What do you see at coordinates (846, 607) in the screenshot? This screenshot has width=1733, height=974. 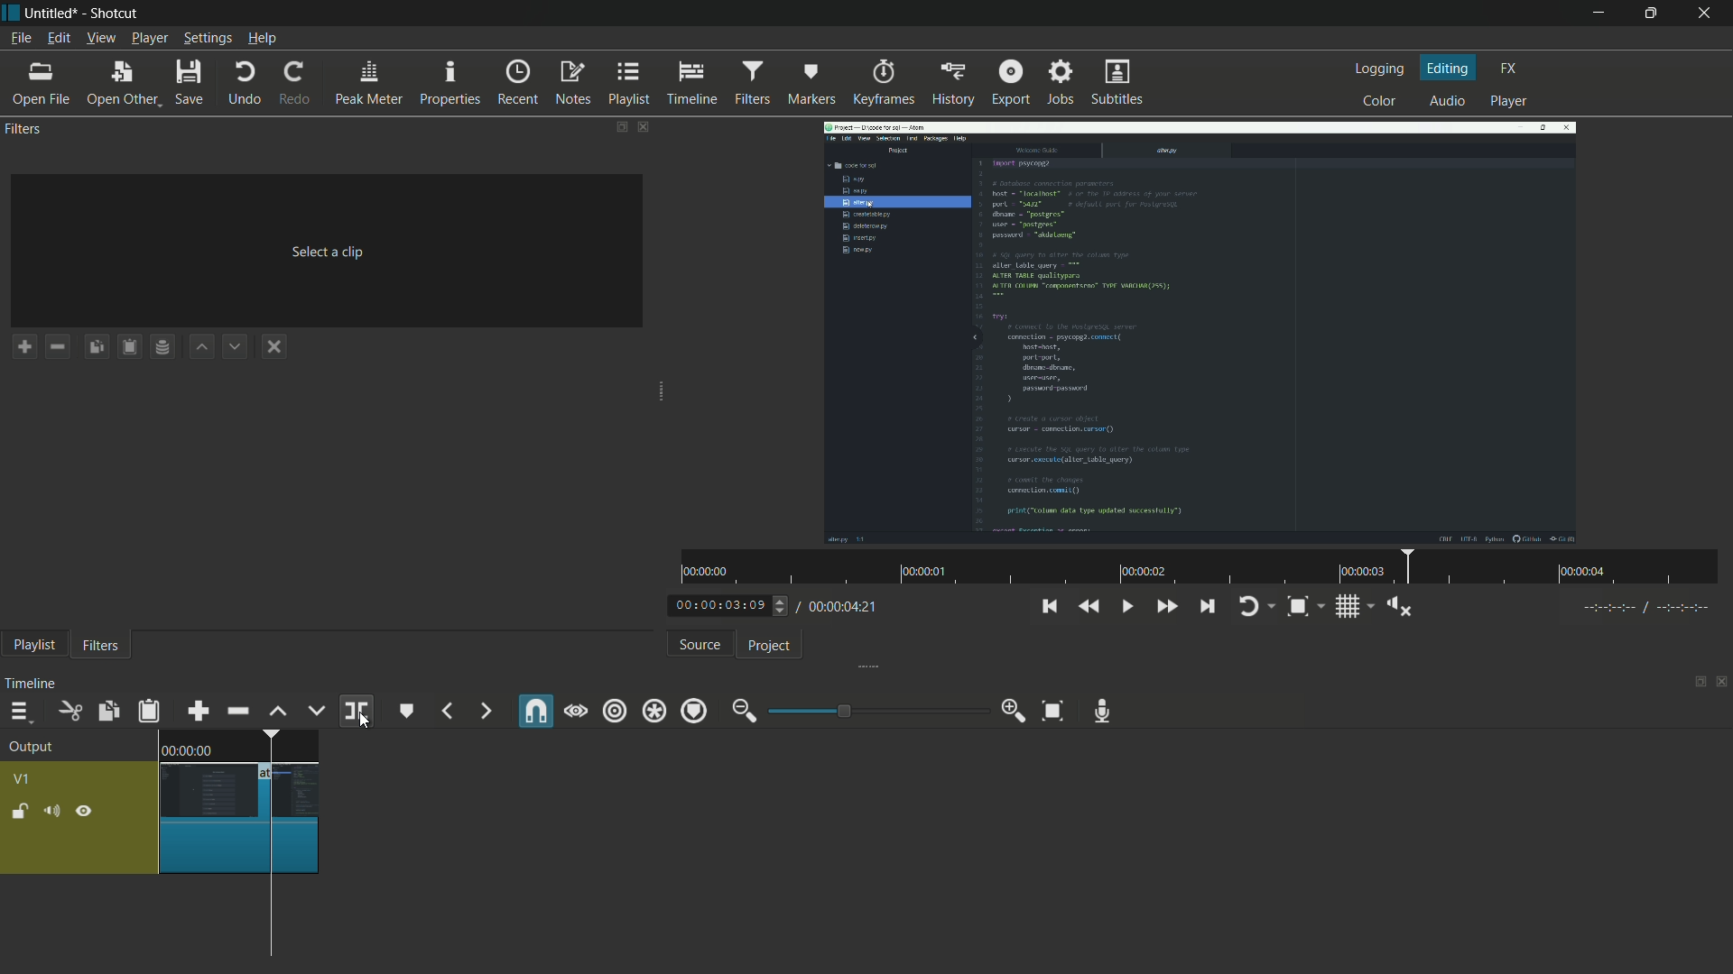 I see `total time` at bounding box center [846, 607].